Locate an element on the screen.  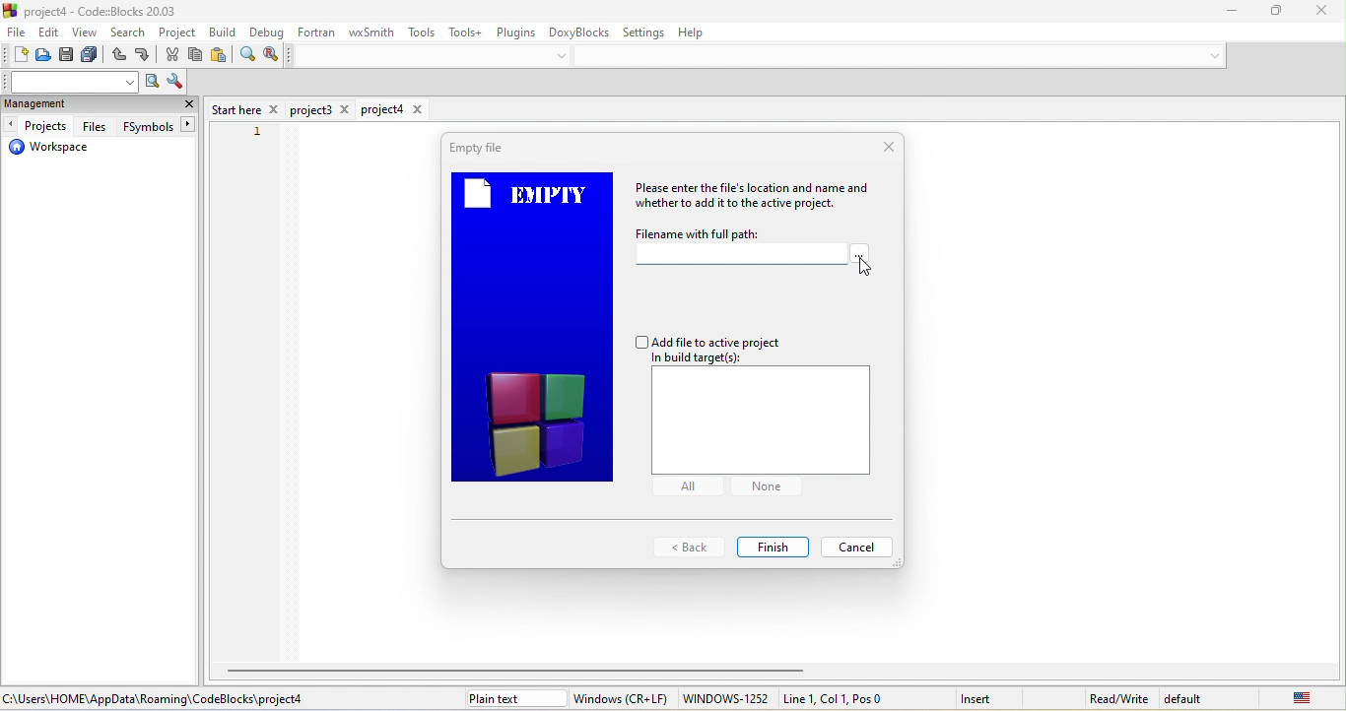
insert is located at coordinates (988, 697).